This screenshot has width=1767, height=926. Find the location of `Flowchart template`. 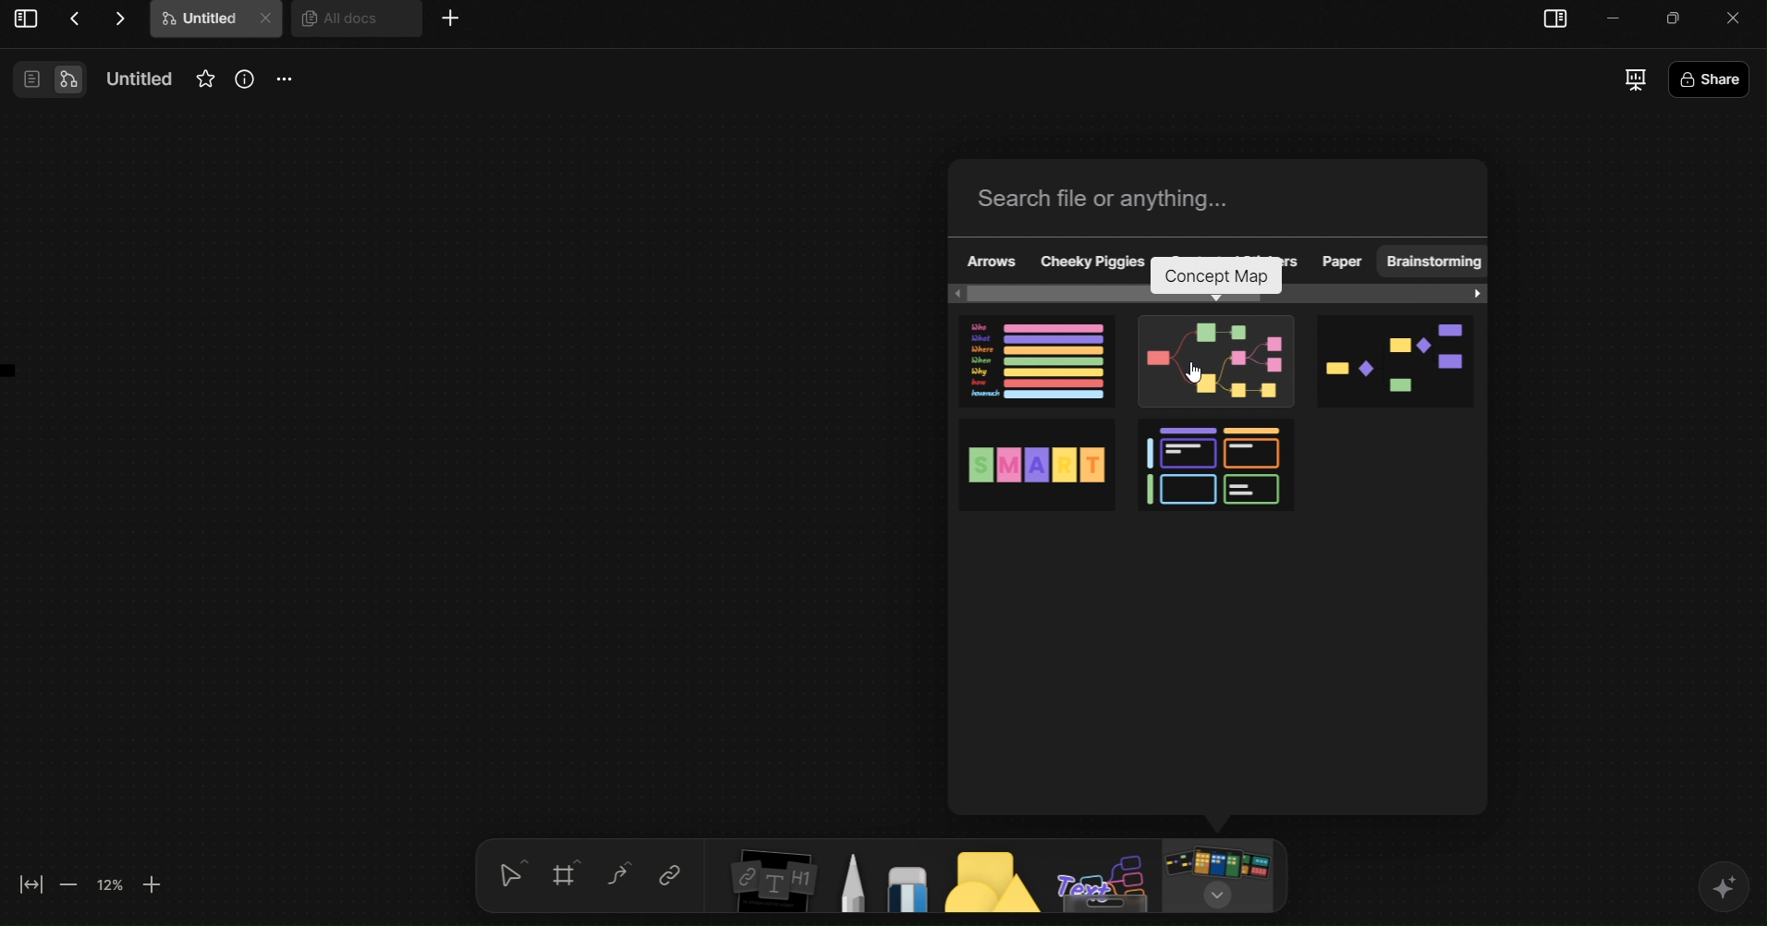

Flowchart template is located at coordinates (1406, 365).